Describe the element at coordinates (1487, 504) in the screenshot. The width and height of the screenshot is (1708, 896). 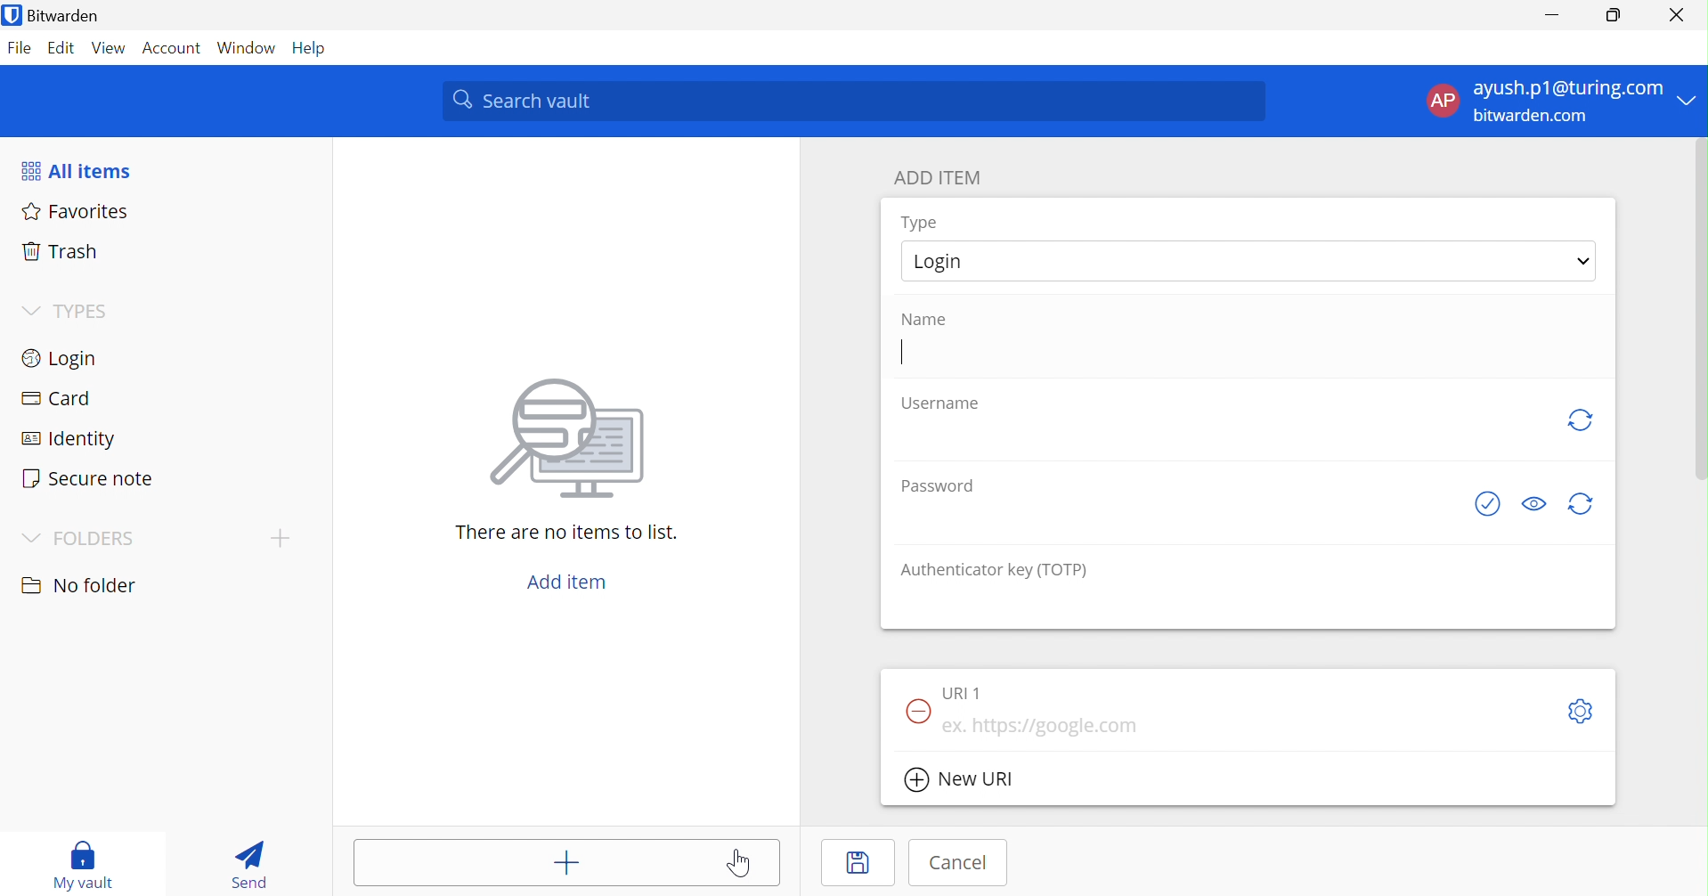
I see `Check if password as been exposed` at that location.